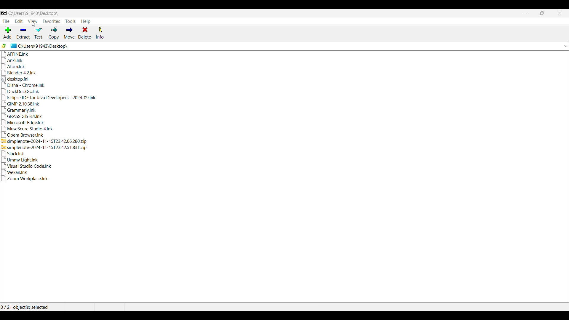  I want to click on Edit, so click(19, 21).